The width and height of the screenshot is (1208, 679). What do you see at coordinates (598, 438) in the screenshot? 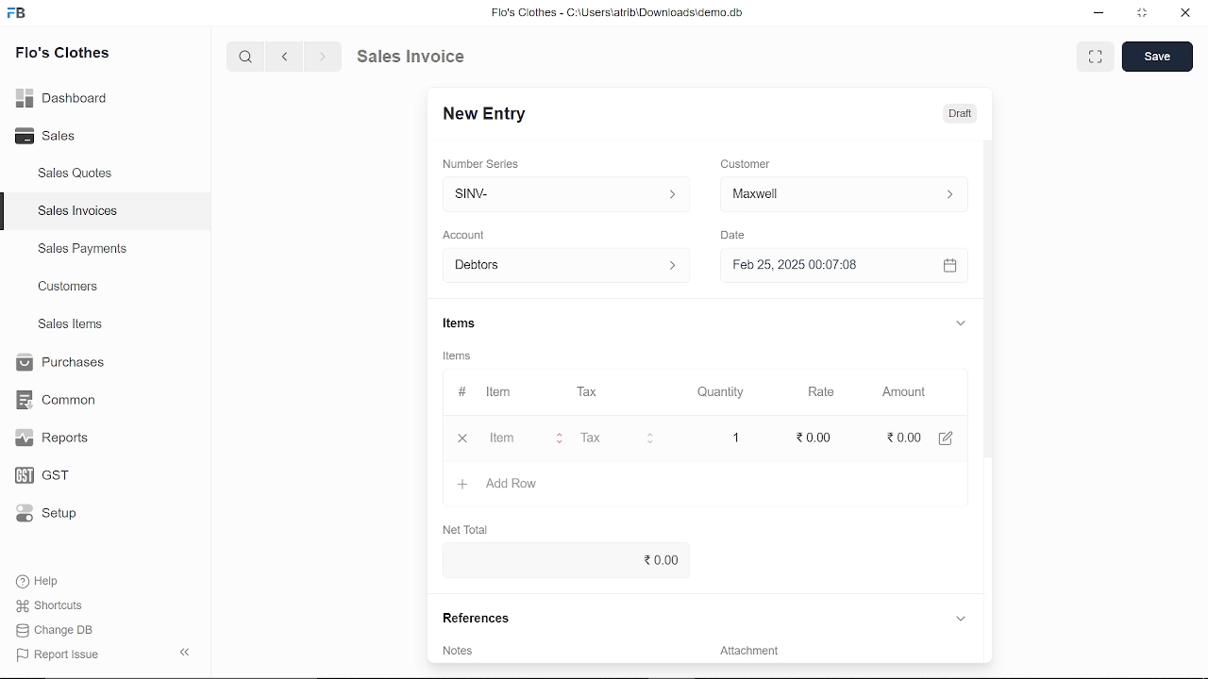
I see `Tax` at bounding box center [598, 438].